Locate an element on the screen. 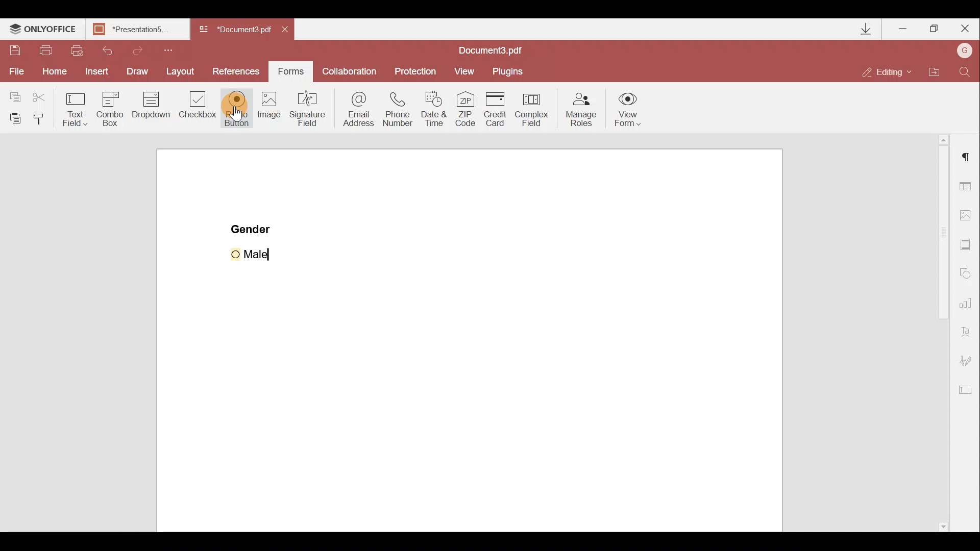  Dropdown is located at coordinates (151, 110).